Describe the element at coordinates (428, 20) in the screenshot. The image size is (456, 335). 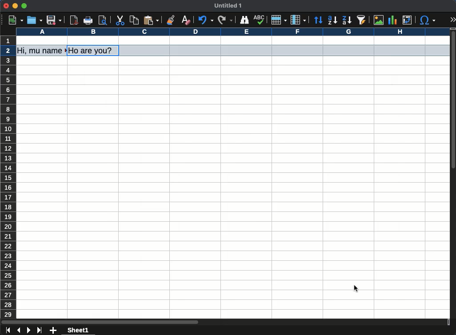
I see `special character` at that location.